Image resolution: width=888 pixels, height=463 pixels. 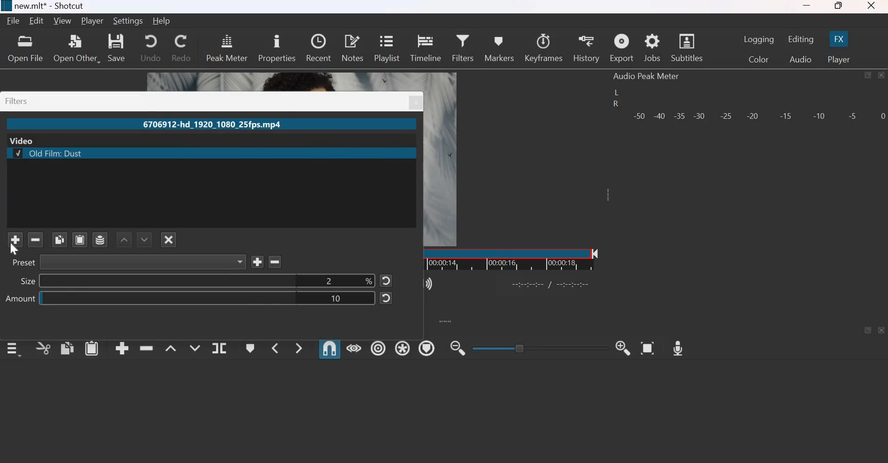 I want to click on expand, so click(x=450, y=321).